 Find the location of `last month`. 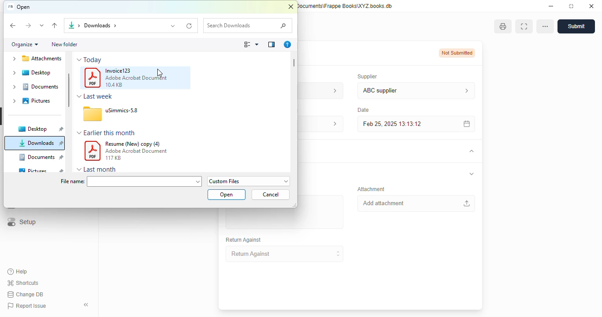

last month is located at coordinates (100, 169).